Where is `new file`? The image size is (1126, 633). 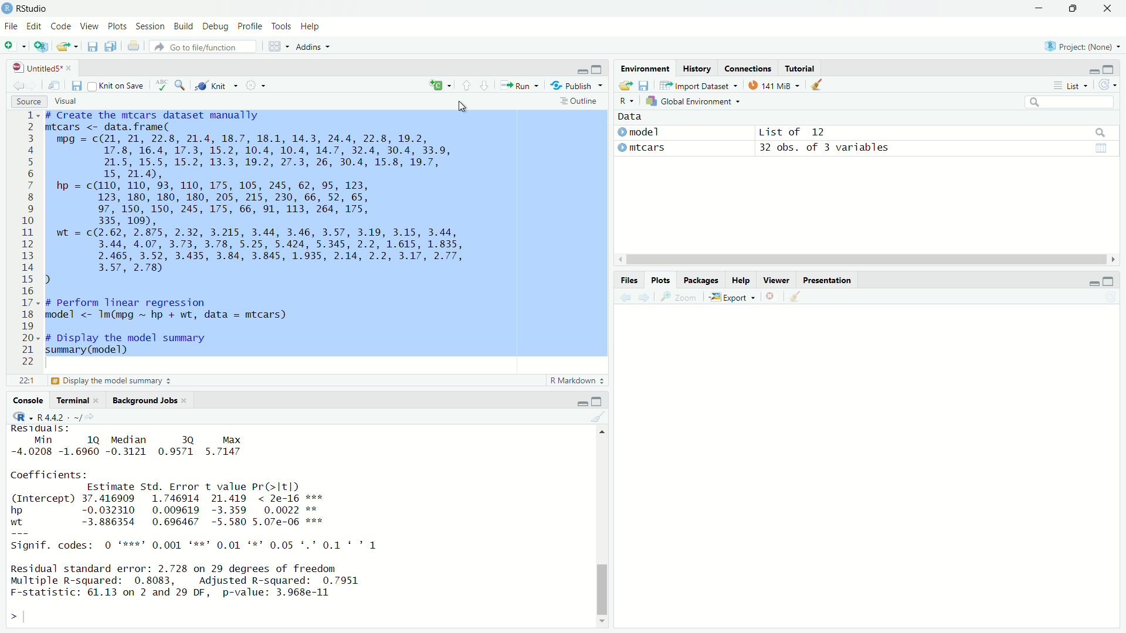
new file is located at coordinates (11, 45).